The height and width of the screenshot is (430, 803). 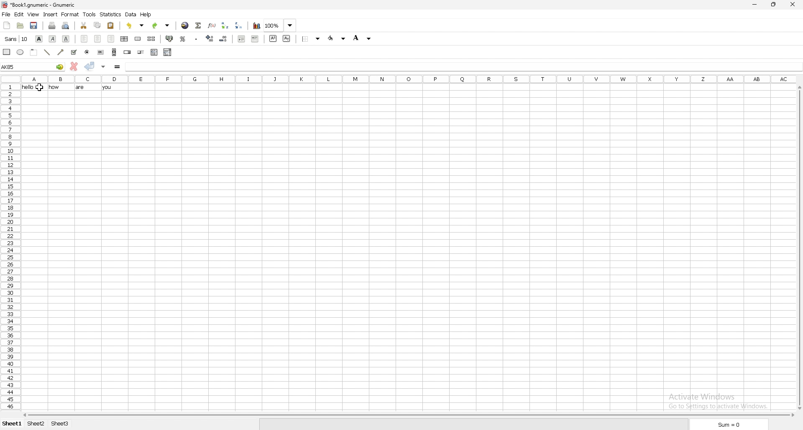 What do you see at coordinates (6, 14) in the screenshot?
I see `file` at bounding box center [6, 14].